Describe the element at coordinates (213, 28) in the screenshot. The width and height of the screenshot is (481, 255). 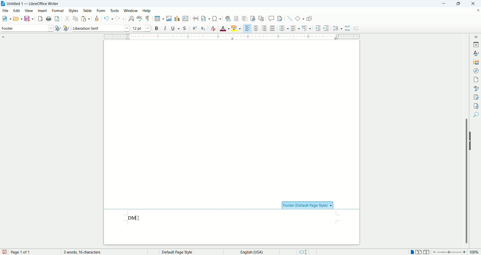
I see `clear formatting` at that location.